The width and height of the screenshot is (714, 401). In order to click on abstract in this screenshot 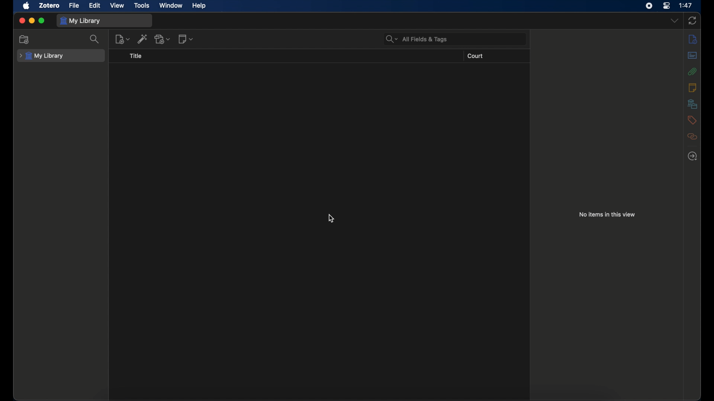, I will do `click(692, 55)`.